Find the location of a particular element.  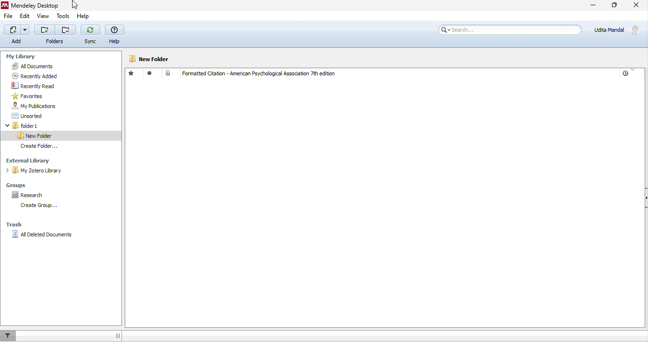

add is located at coordinates (19, 35).